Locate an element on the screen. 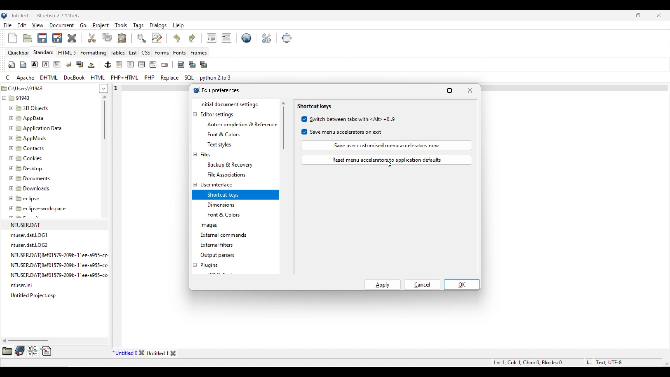  Close is located at coordinates (72, 38).